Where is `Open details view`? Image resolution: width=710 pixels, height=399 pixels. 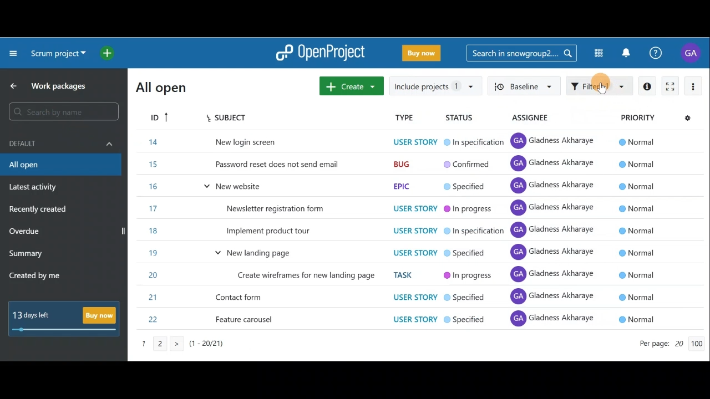 Open details view is located at coordinates (648, 86).